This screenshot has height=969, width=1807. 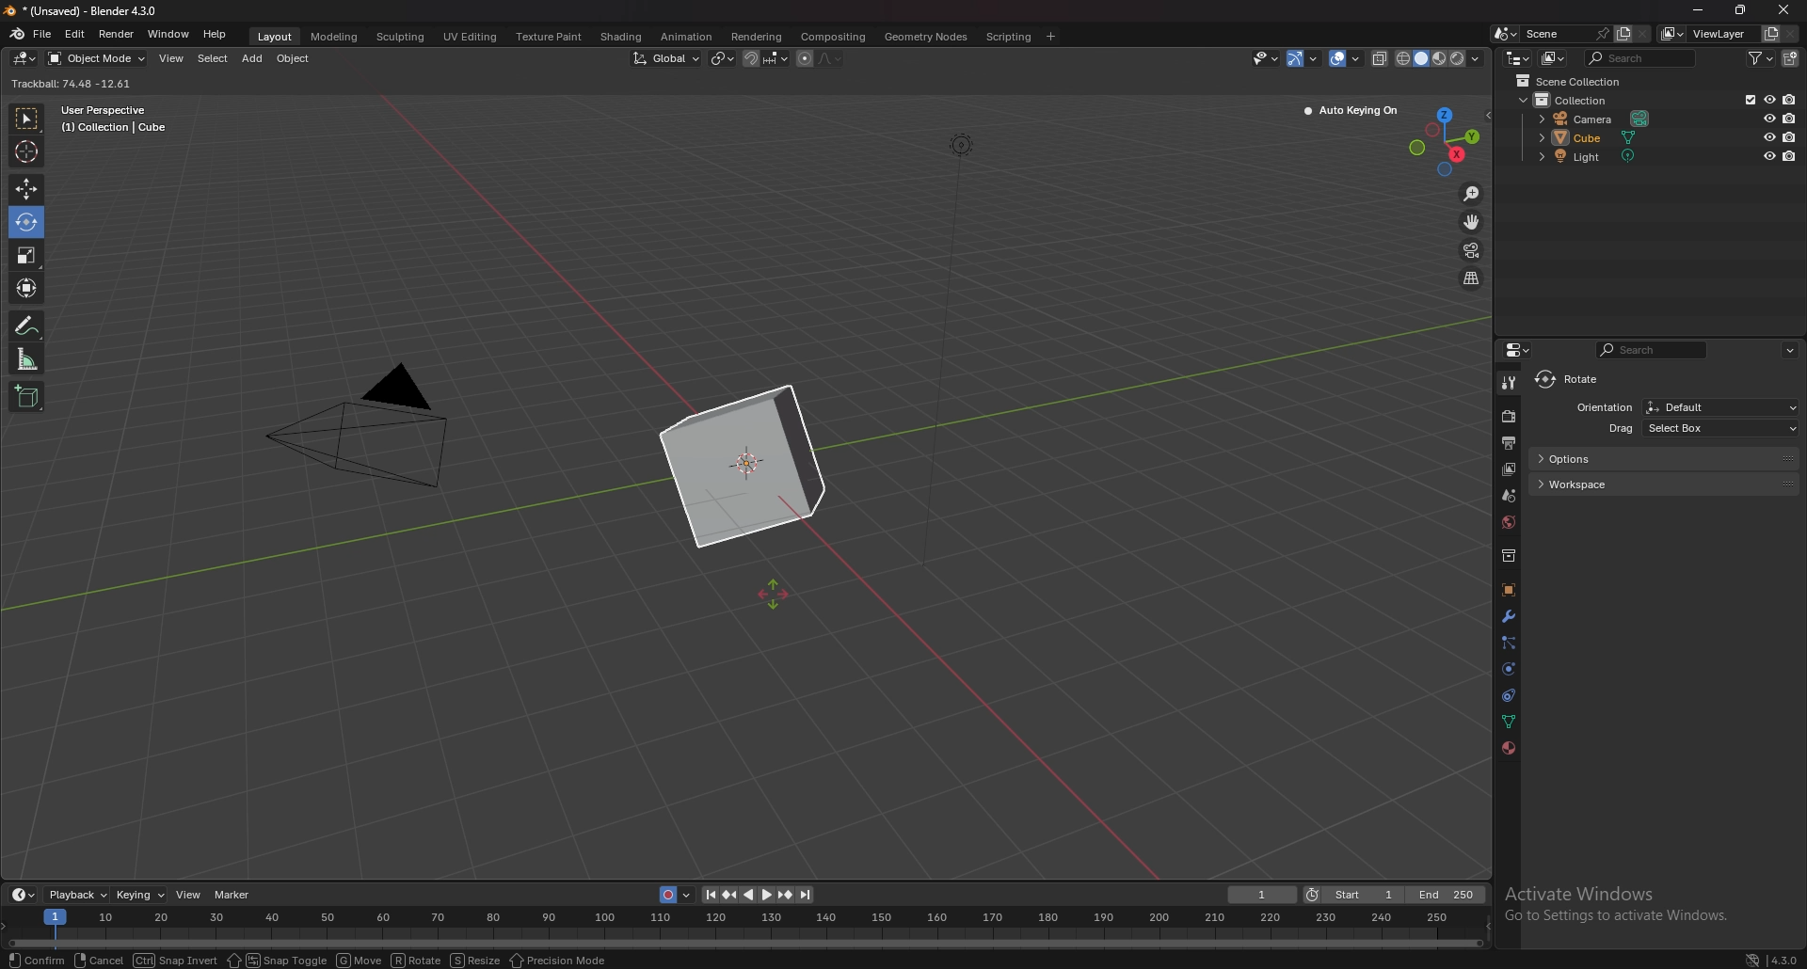 I want to click on shading, so click(x=620, y=36).